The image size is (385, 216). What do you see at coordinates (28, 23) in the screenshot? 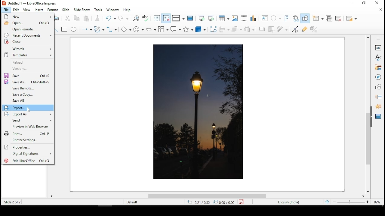
I see `open` at bounding box center [28, 23].